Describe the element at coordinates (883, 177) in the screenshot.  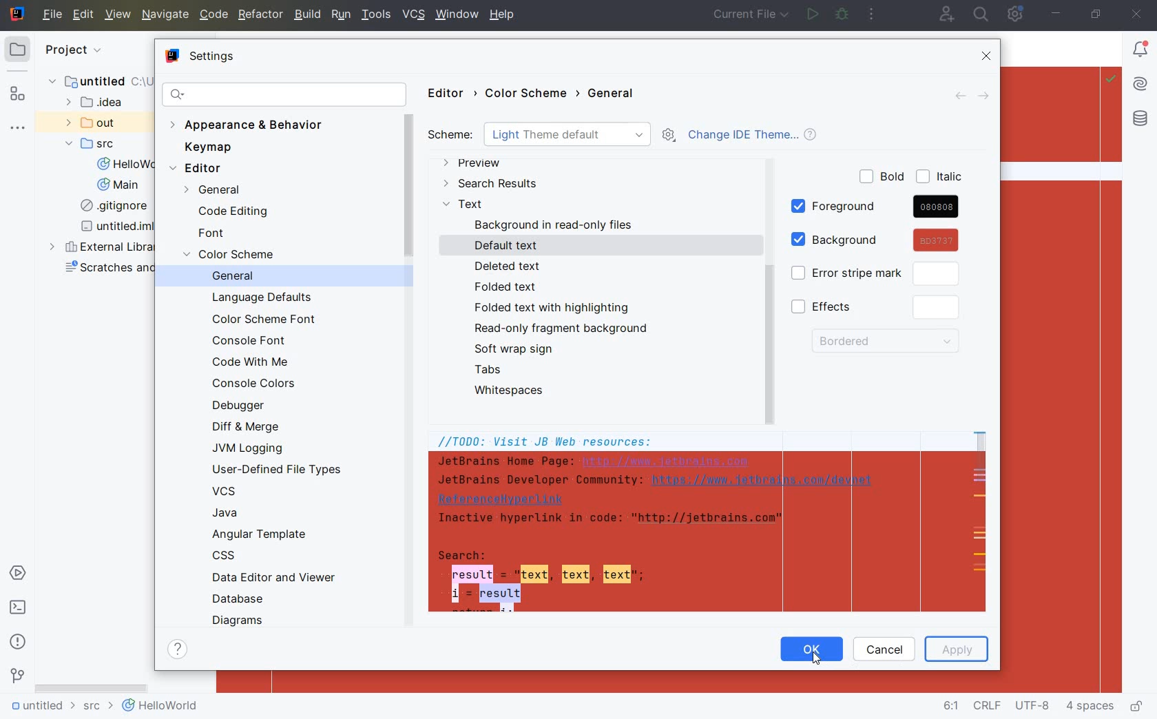
I see `BOLD` at that location.